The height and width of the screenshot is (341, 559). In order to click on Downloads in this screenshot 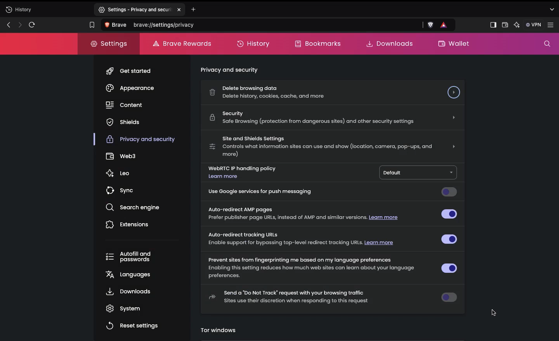, I will do `click(128, 293)`.